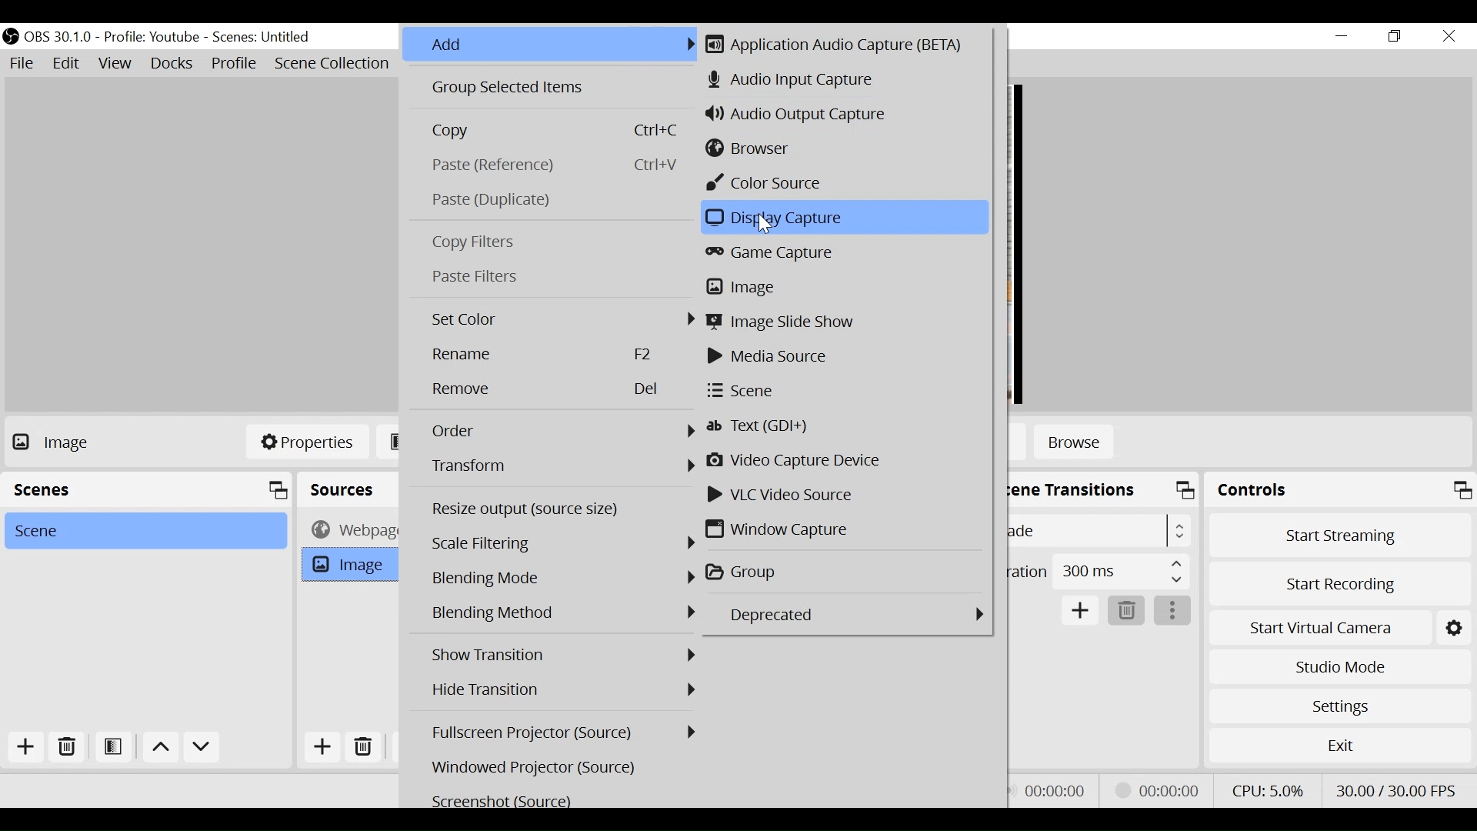  I want to click on Set Color, so click(560, 319).